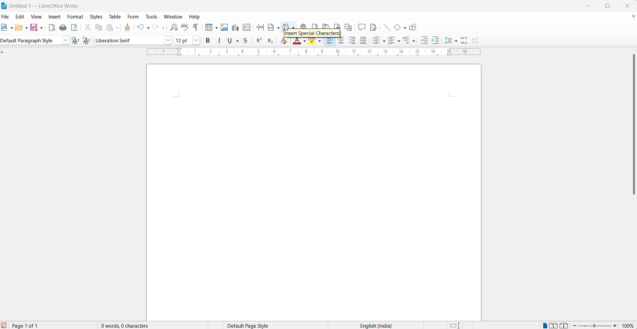 The image size is (637, 329). What do you see at coordinates (98, 29) in the screenshot?
I see `copy` at bounding box center [98, 29].